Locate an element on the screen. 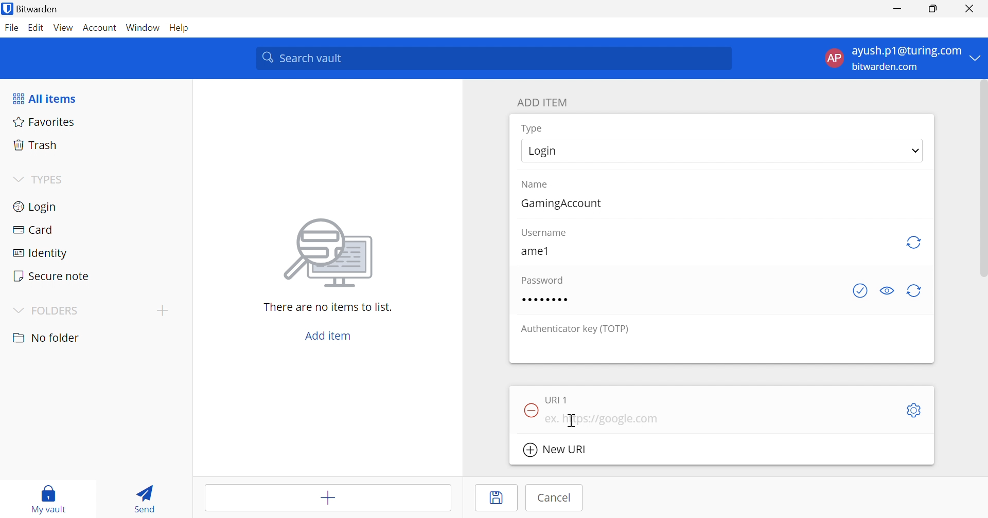 This screenshot has width=988, height=518. Cursor is located at coordinates (572, 421).